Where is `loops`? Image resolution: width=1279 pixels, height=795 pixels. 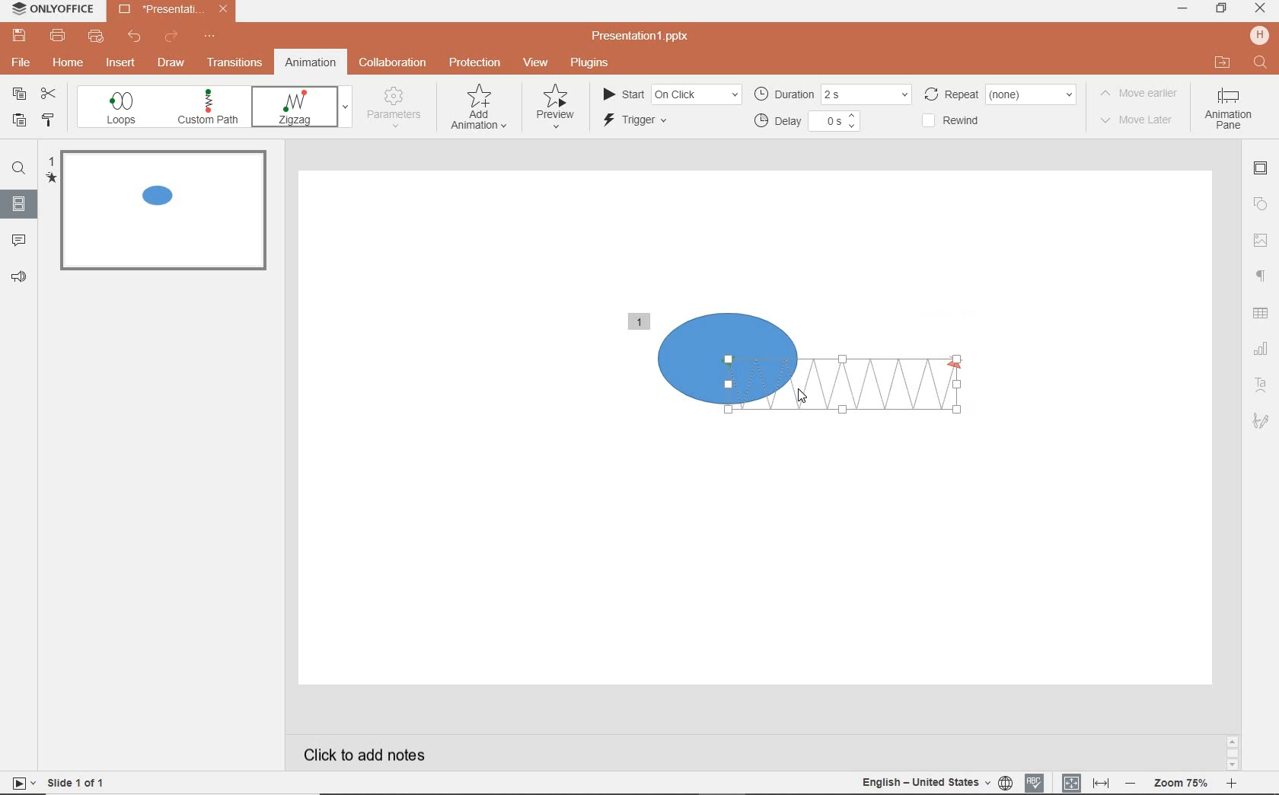
loops is located at coordinates (125, 110).